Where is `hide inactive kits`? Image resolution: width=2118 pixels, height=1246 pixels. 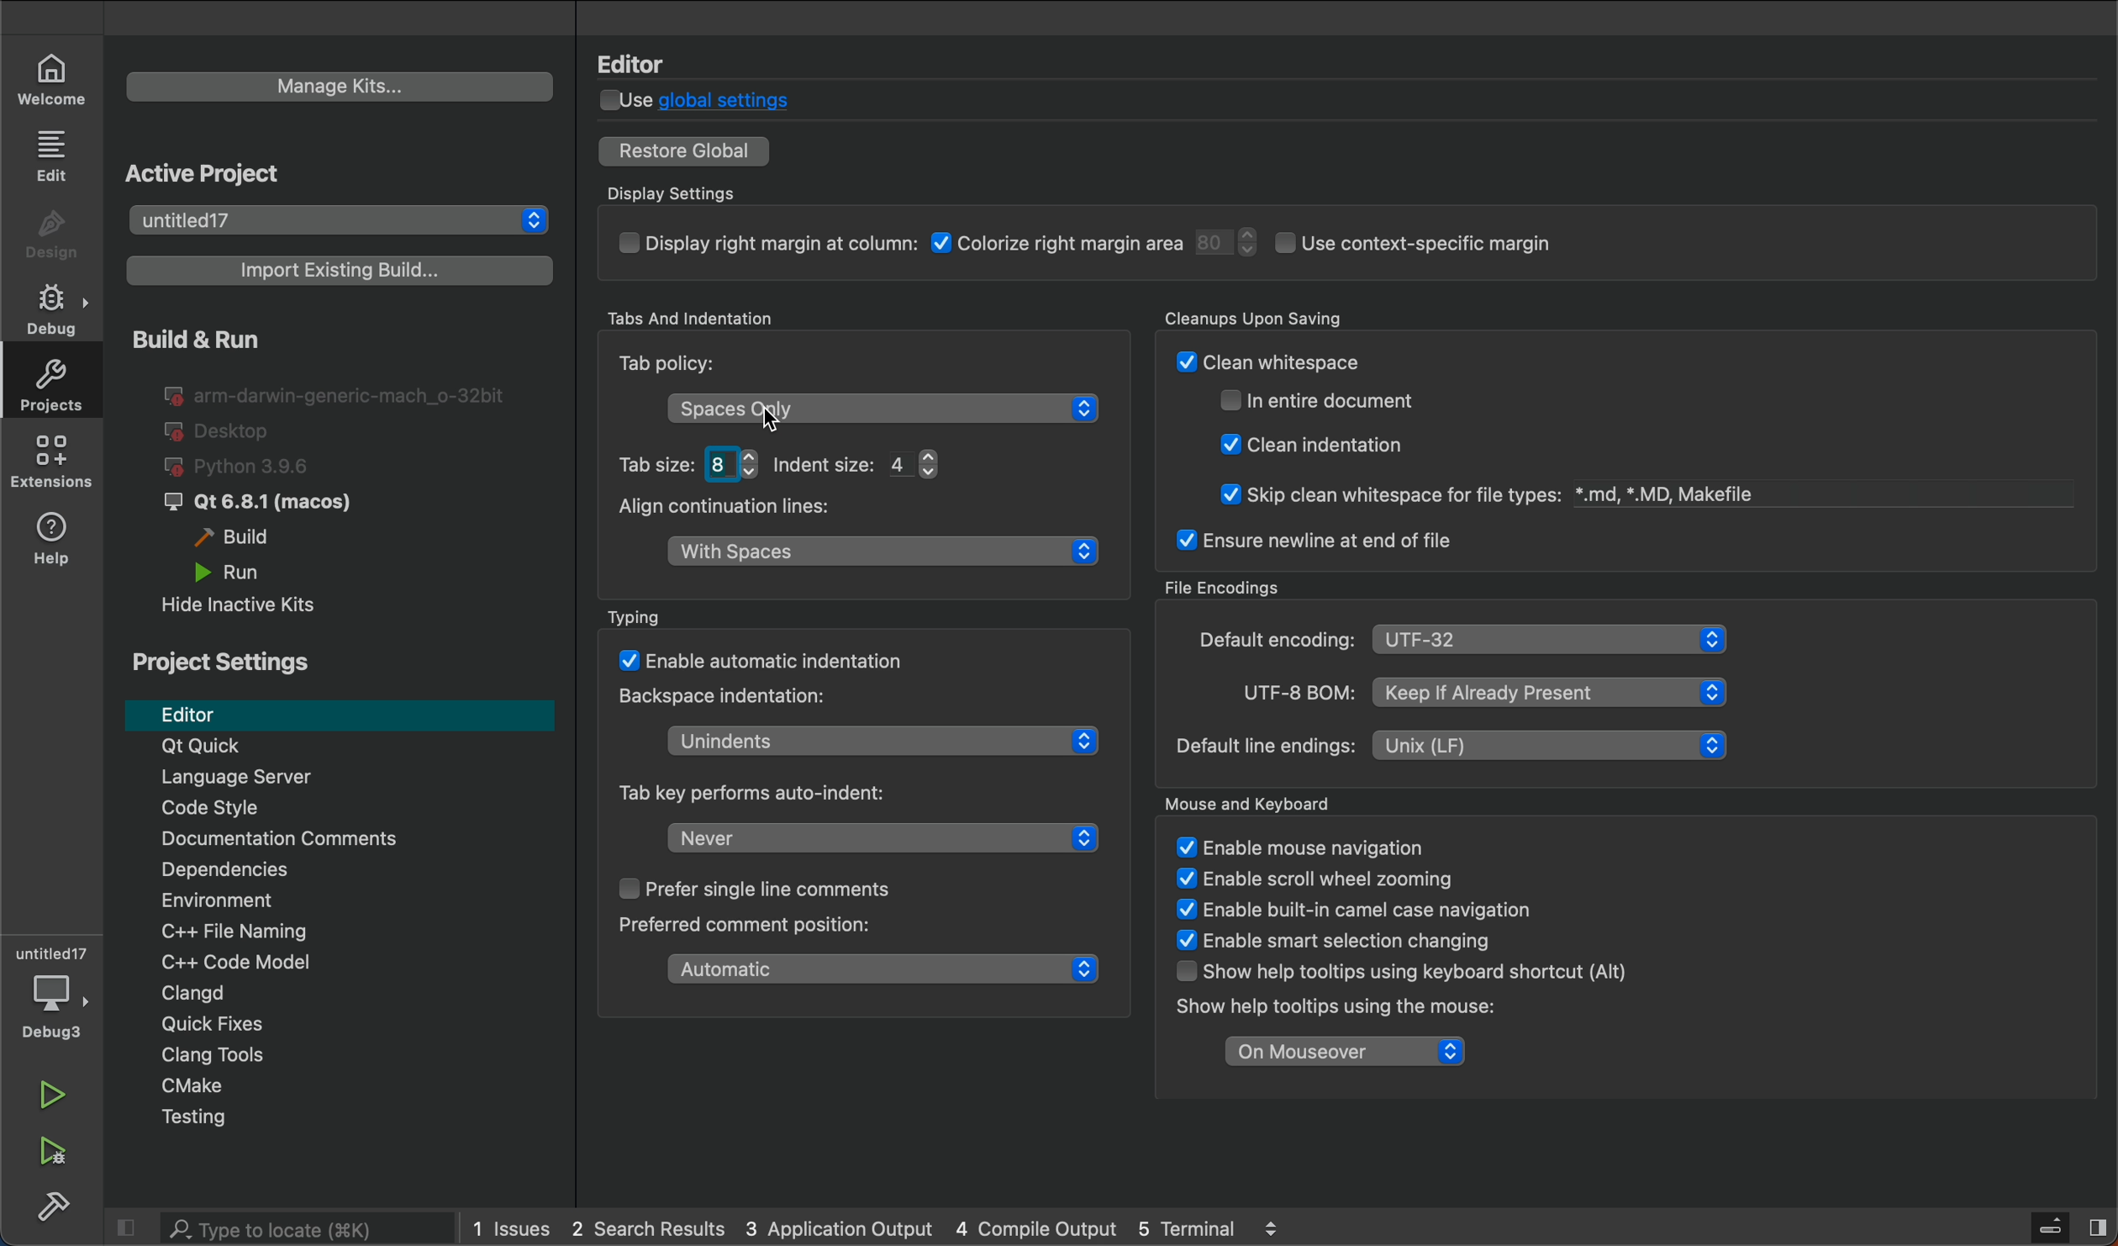
hide inactive kits is located at coordinates (244, 606).